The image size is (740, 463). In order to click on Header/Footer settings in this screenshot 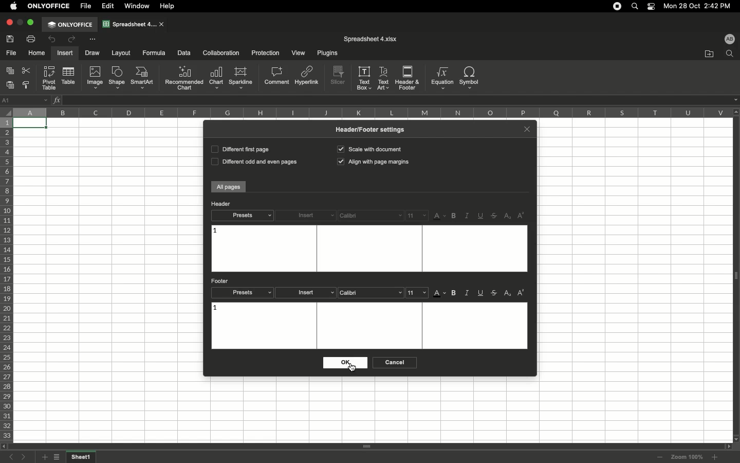, I will do `click(374, 129)`.